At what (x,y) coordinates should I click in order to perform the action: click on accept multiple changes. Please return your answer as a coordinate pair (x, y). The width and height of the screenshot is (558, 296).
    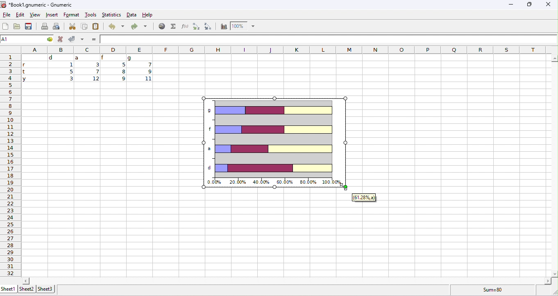
    Looking at the image, I should click on (83, 39).